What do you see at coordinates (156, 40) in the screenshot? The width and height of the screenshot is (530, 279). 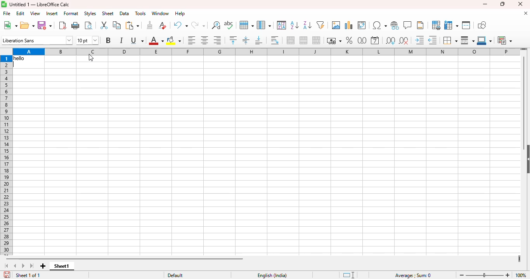 I see `font color` at bounding box center [156, 40].